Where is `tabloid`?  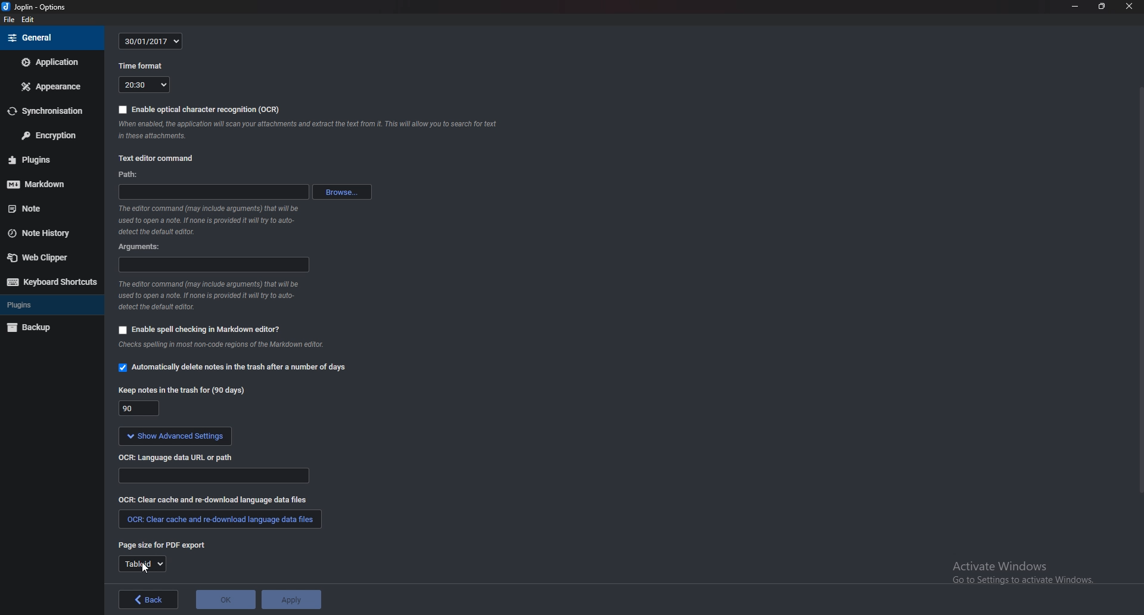
tabloid is located at coordinates (142, 564).